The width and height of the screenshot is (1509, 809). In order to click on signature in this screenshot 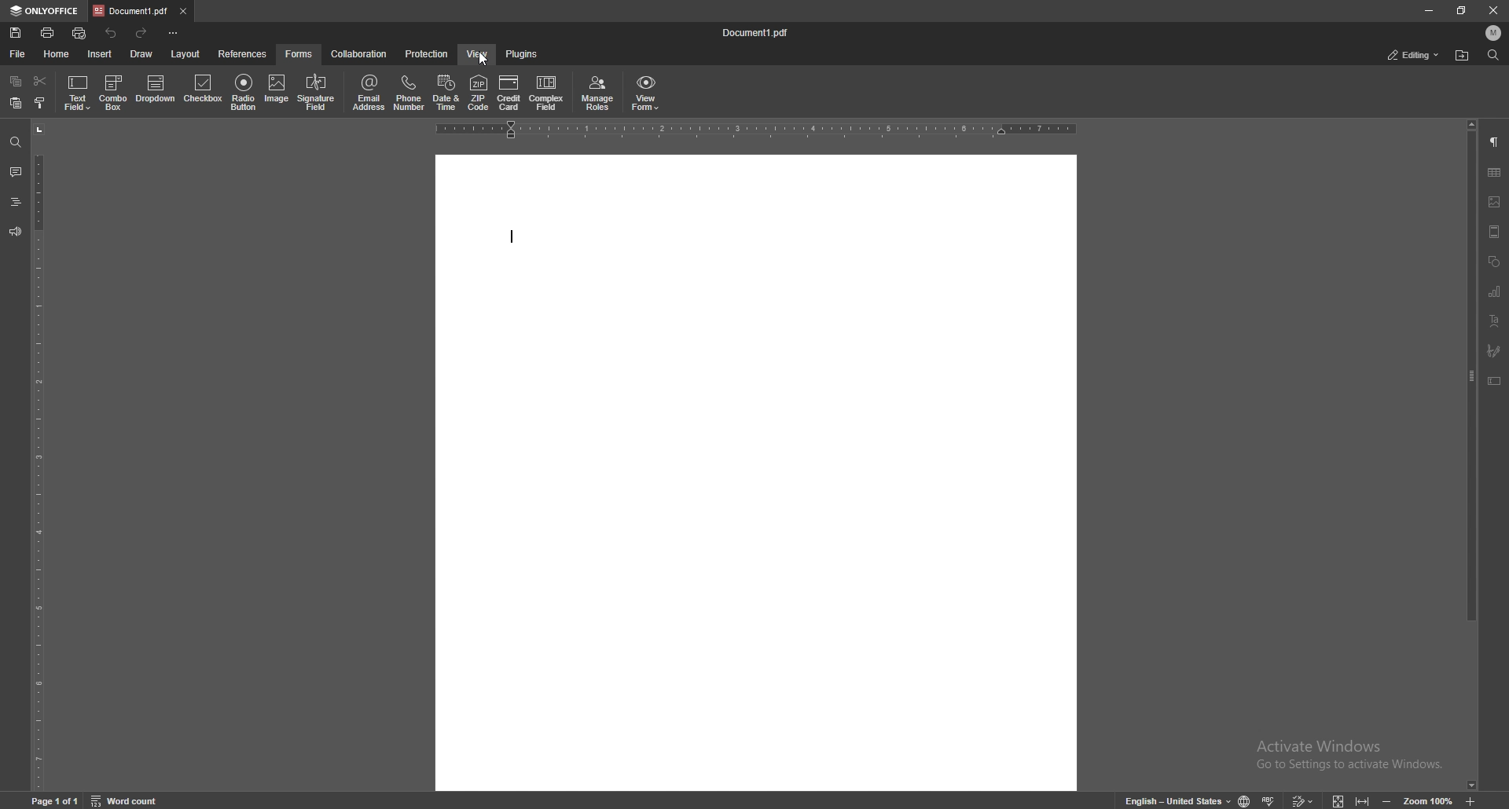, I will do `click(1493, 350)`.